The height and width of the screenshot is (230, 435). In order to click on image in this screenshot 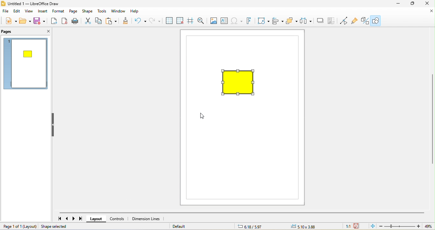, I will do `click(213, 21)`.